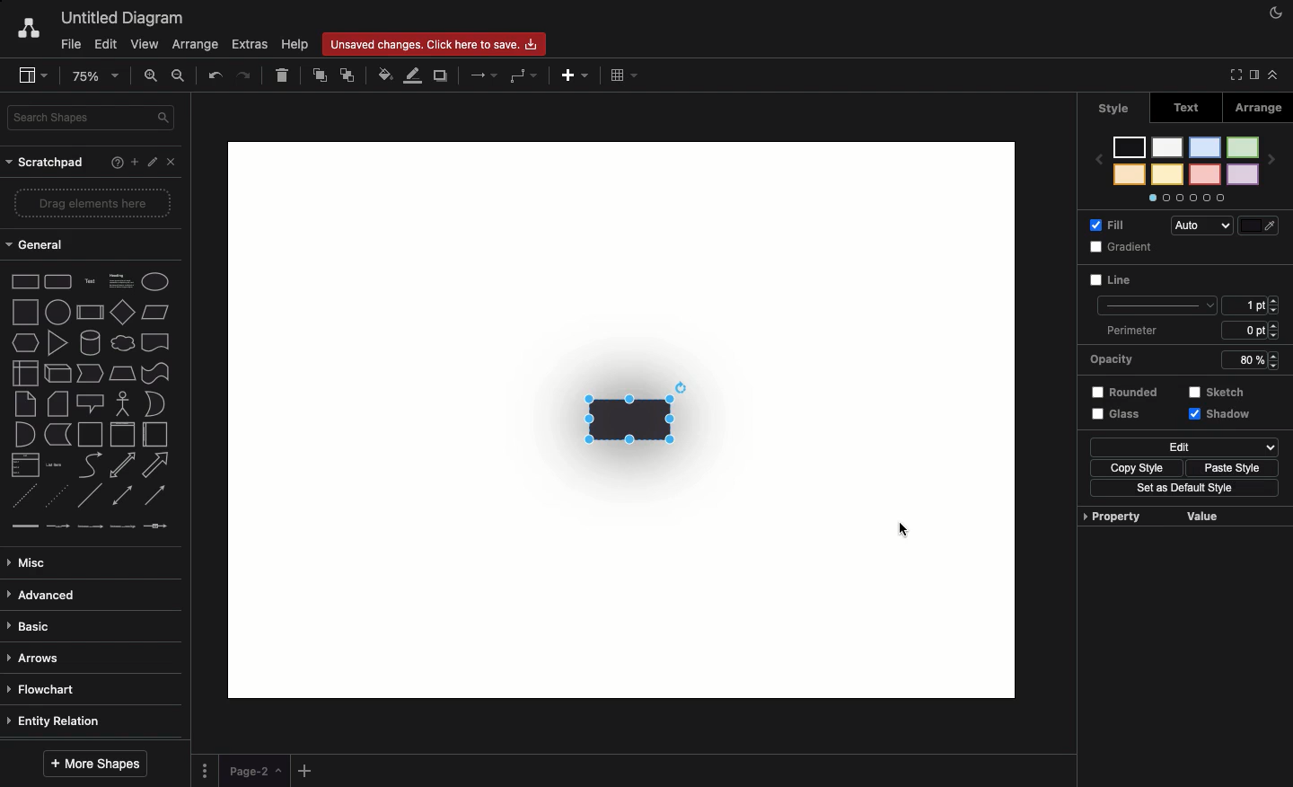 This screenshot has width=1293, height=787. I want to click on step, so click(85, 373).